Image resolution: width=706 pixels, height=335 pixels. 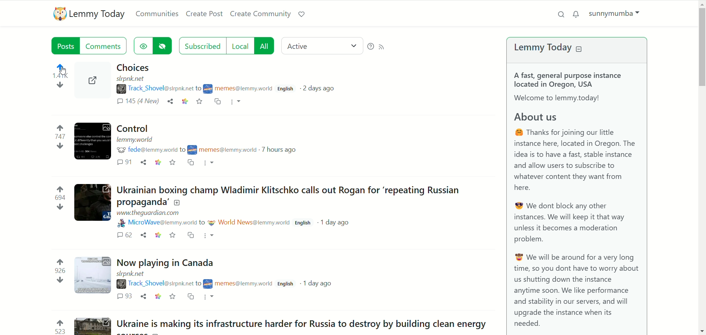 What do you see at coordinates (370, 47) in the screenshot?
I see `help` at bounding box center [370, 47].